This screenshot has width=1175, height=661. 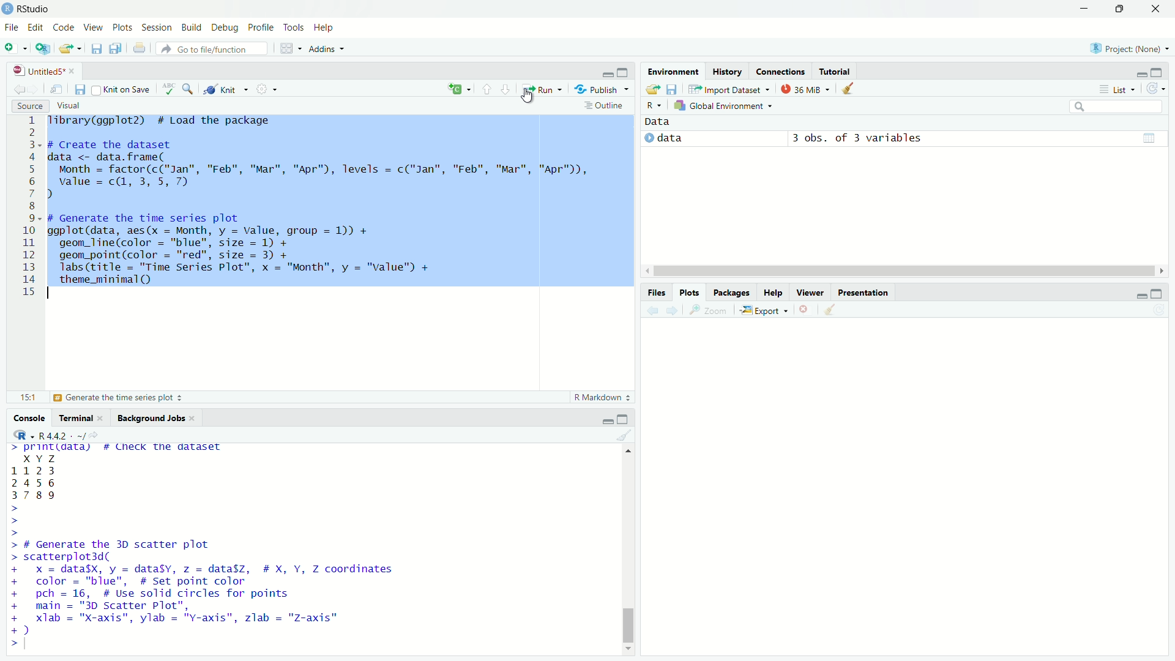 I want to click on scrollbar, so click(x=901, y=272).